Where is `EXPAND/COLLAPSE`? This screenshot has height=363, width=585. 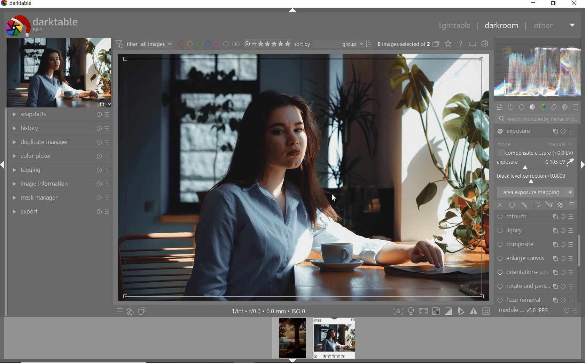
EXPAND/COLLAPSE is located at coordinates (582, 165).